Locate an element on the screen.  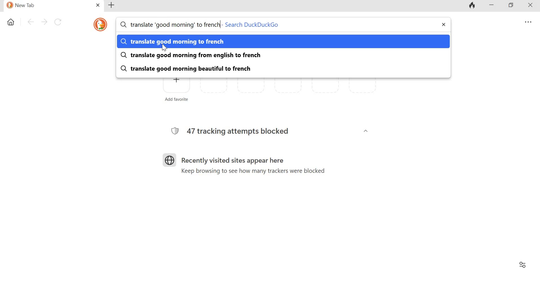
New tab is located at coordinates (113, 6).